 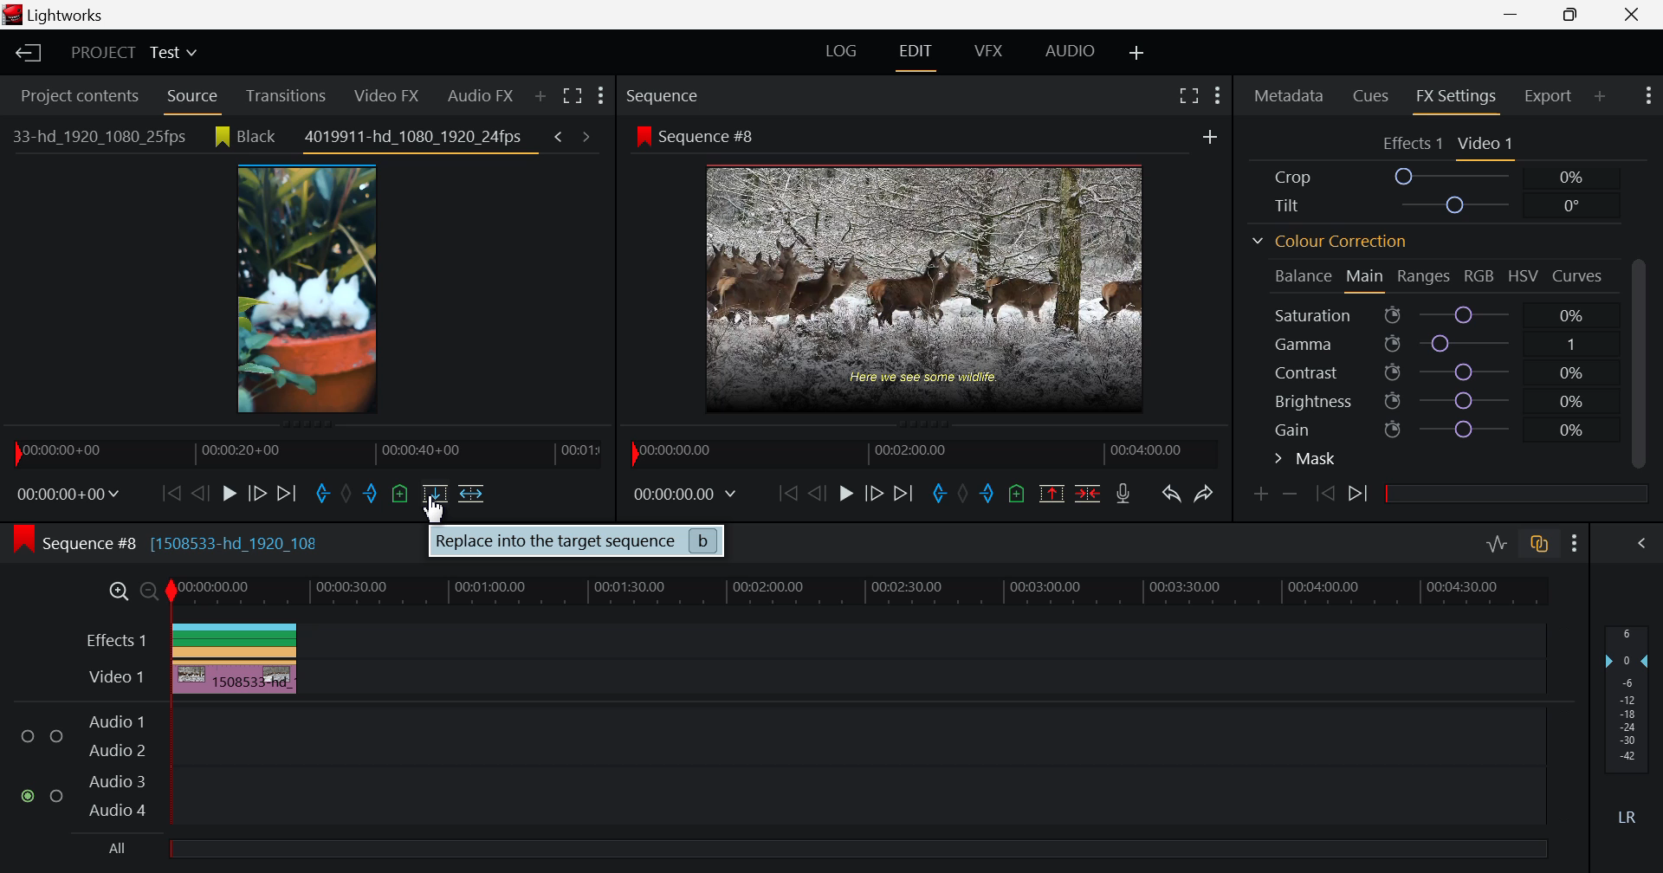 What do you see at coordinates (875, 491) in the screenshot?
I see `Go Forward` at bounding box center [875, 491].